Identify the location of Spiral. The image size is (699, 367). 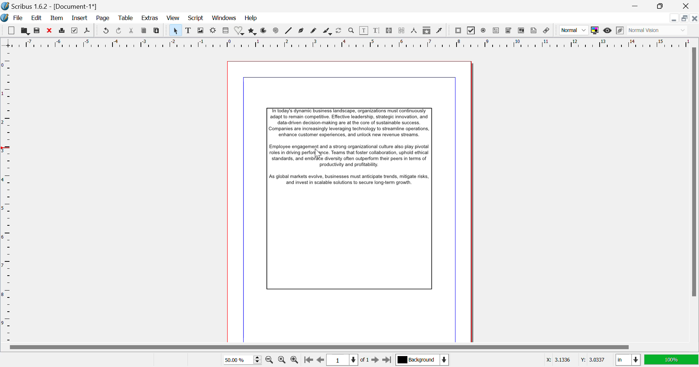
(275, 31).